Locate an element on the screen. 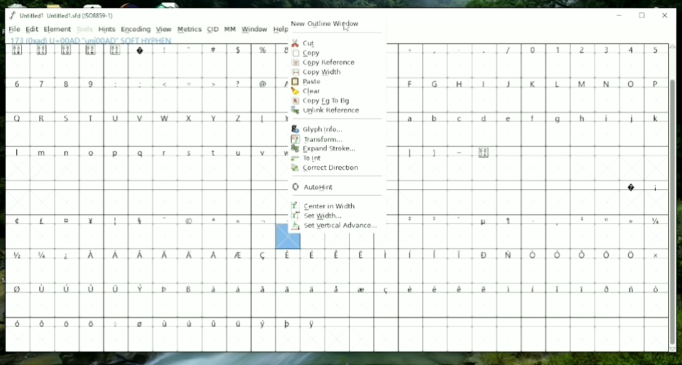 This screenshot has height=365, width=682. AutoHint is located at coordinates (312, 187).